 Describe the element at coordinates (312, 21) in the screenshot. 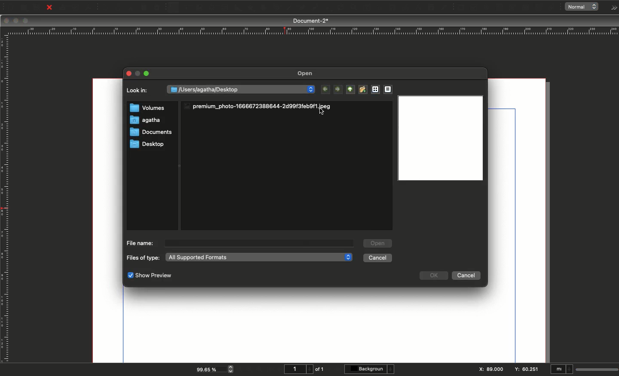

I see `Document-2*` at that location.